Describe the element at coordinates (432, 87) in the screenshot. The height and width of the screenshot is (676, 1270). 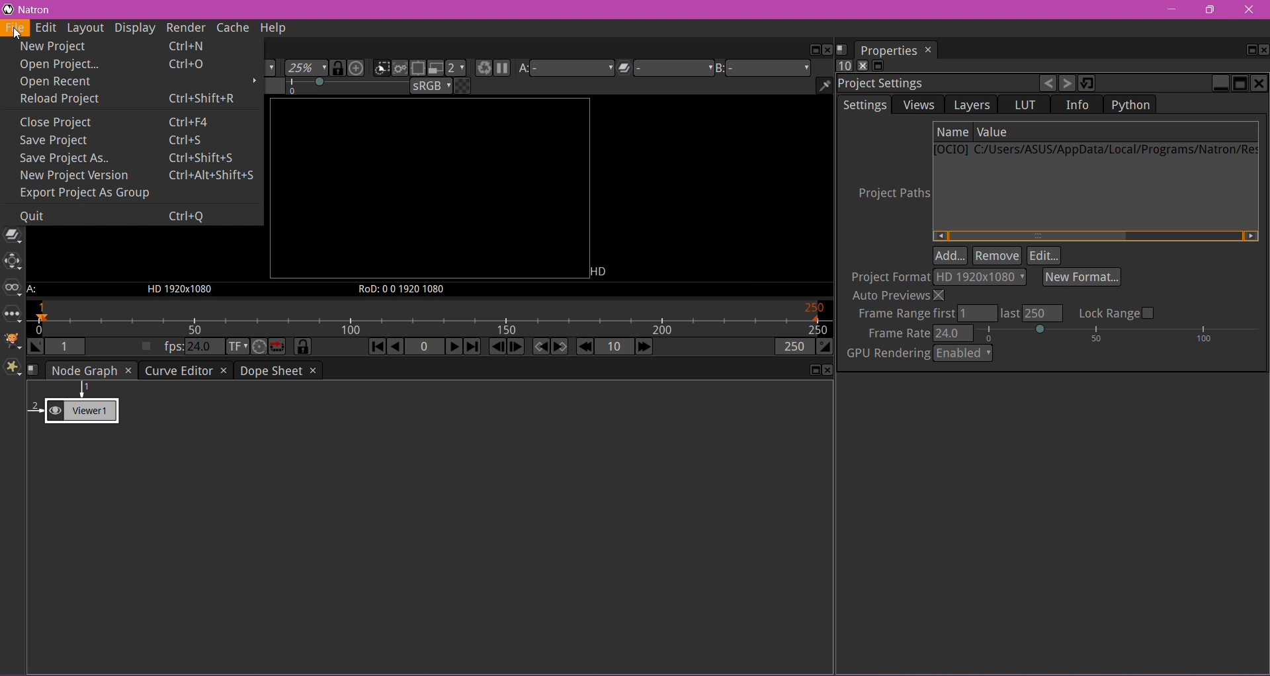
I see `Viewer color process` at that location.